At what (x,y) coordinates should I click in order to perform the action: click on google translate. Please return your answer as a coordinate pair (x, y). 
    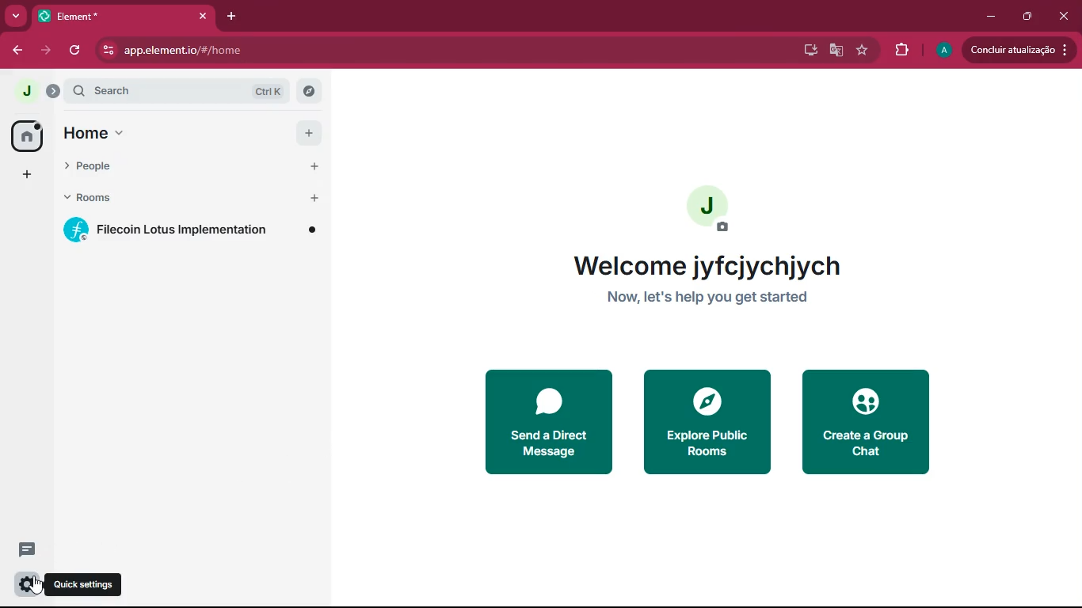
    Looking at the image, I should click on (835, 51).